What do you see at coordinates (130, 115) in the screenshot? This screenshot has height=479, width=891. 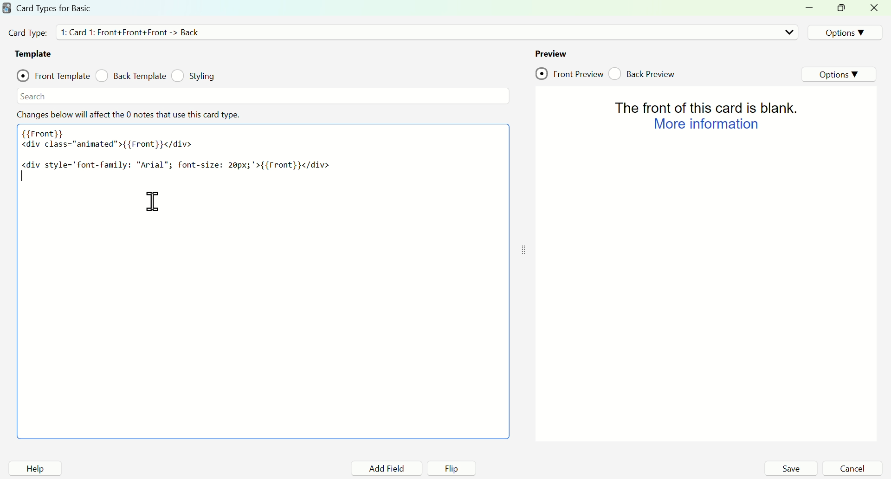 I see `changes below will affect the 0 notes that use this card type` at bounding box center [130, 115].